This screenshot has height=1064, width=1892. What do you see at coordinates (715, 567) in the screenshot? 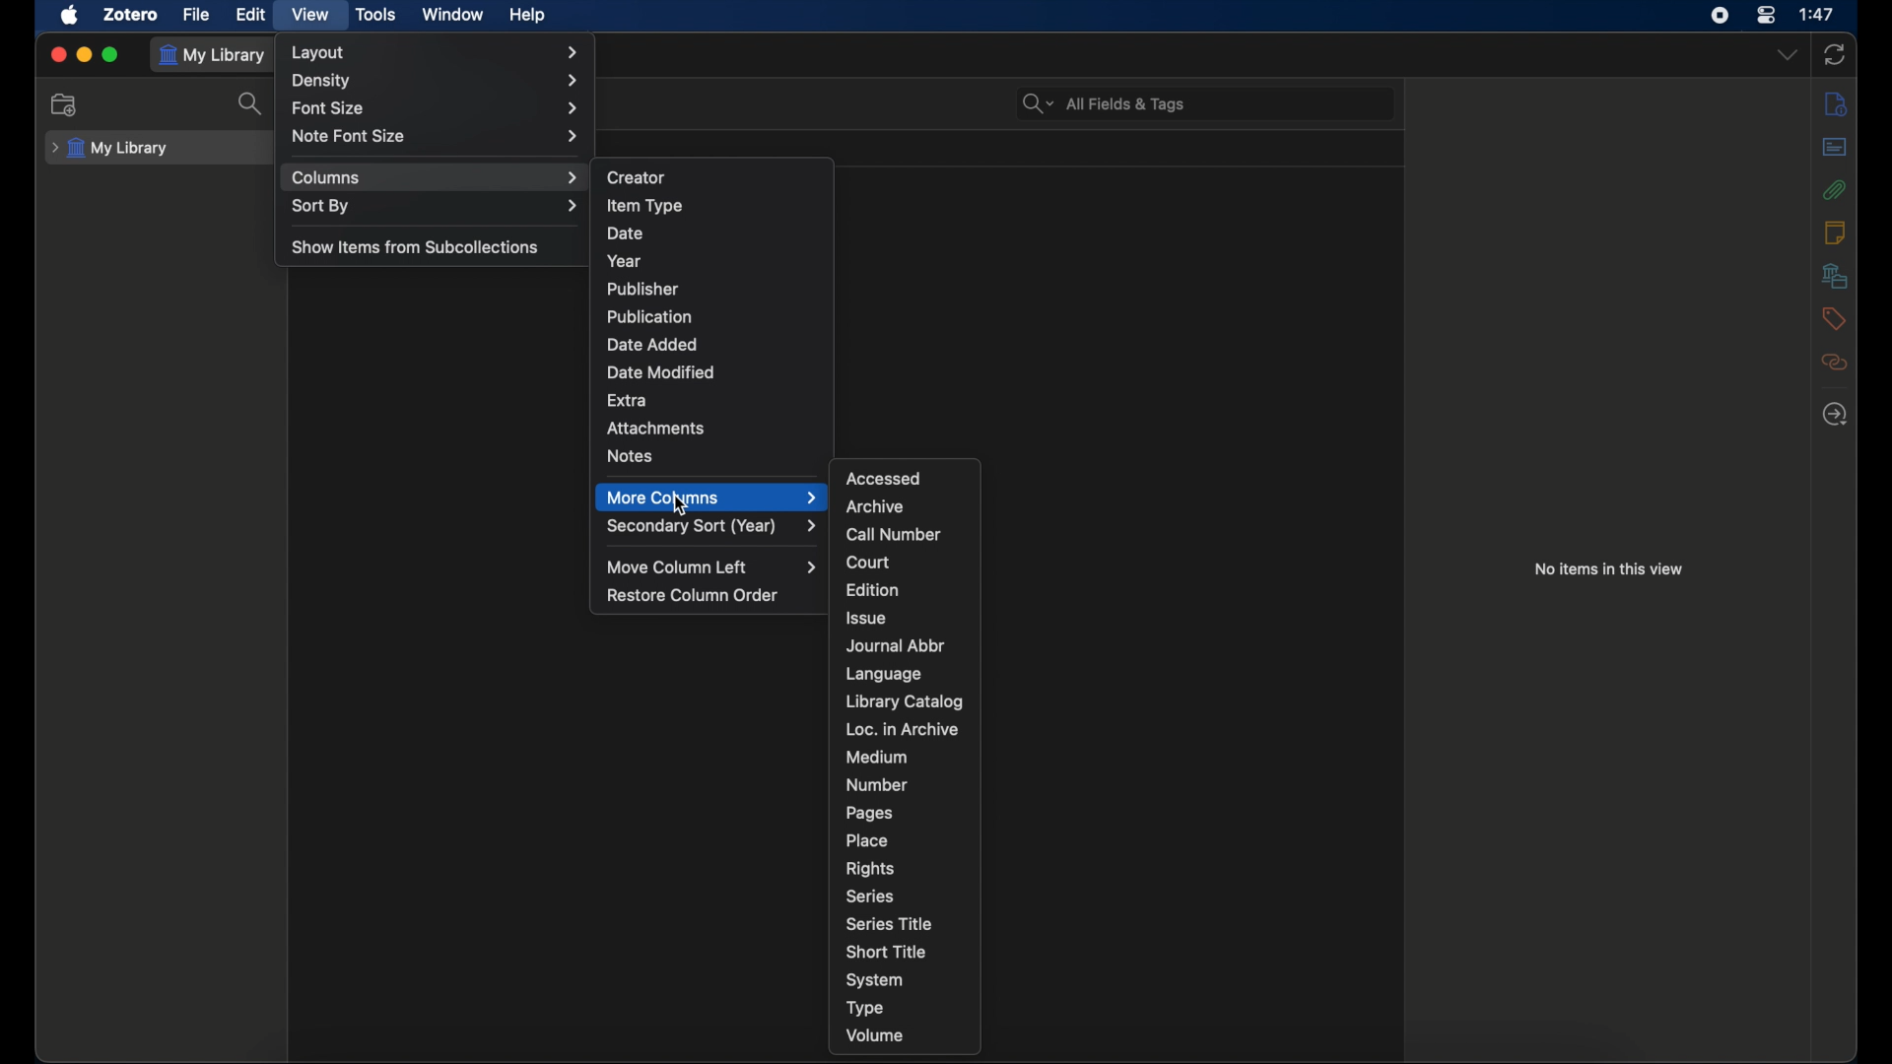
I see `move column left` at bounding box center [715, 567].